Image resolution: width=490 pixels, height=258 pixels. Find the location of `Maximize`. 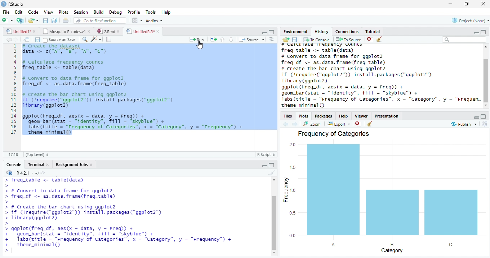

Maximize is located at coordinates (467, 5).